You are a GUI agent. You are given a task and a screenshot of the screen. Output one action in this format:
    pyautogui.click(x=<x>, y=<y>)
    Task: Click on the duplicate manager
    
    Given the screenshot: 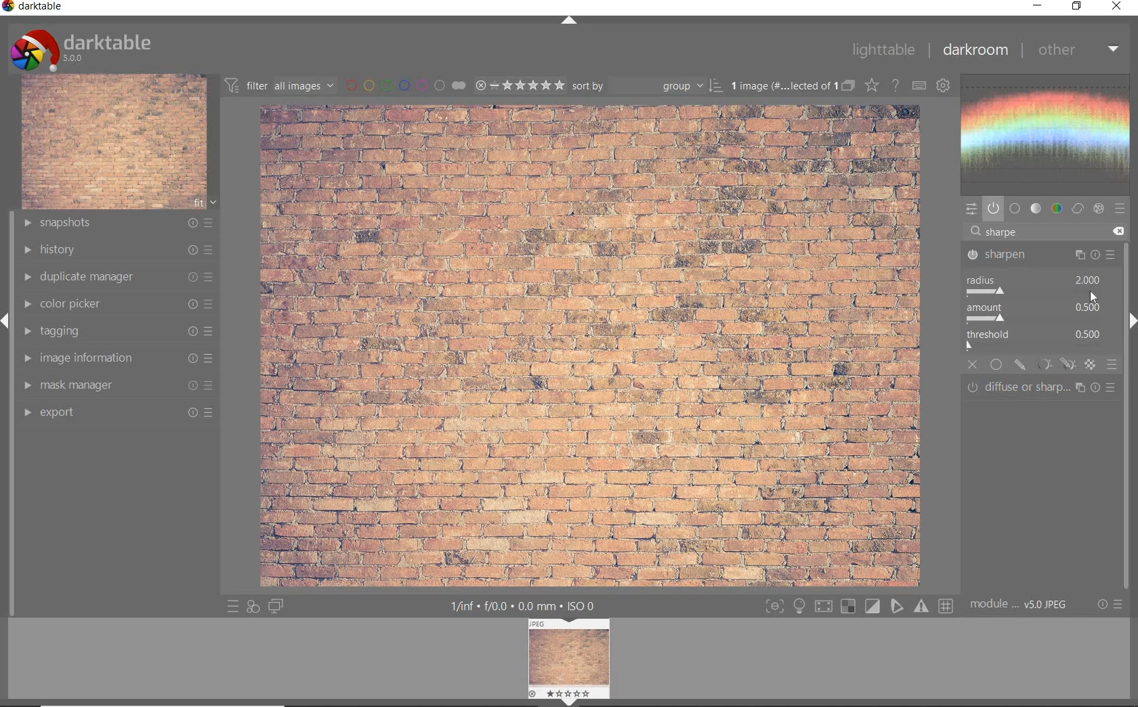 What is the action you would take?
    pyautogui.click(x=119, y=278)
    